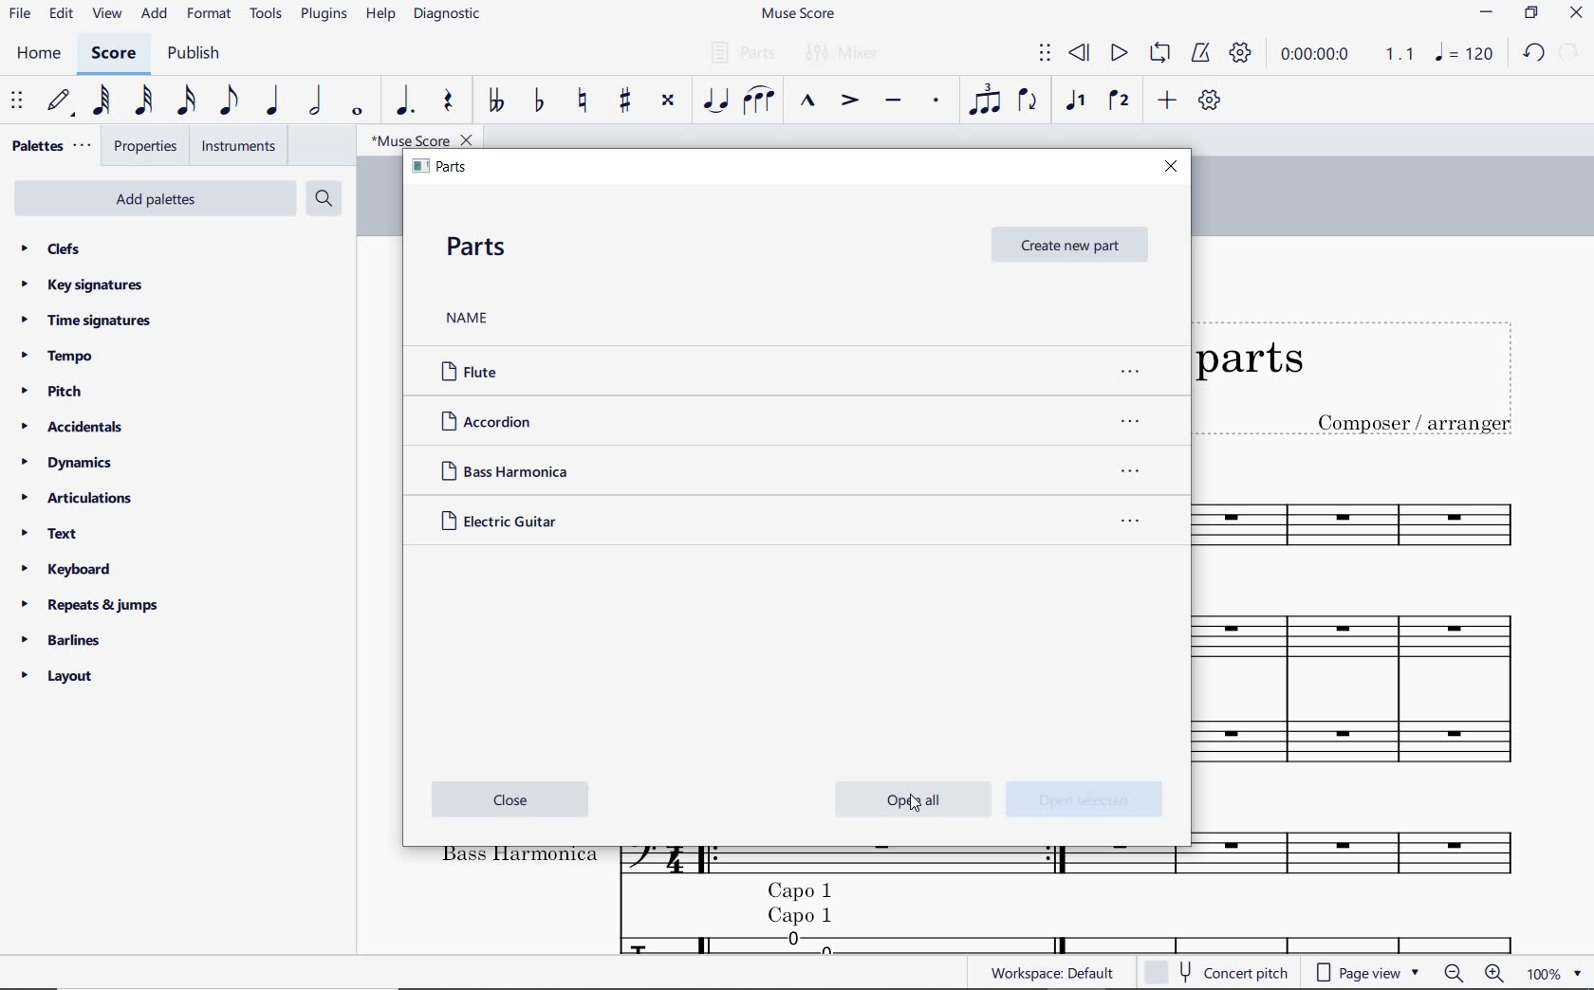  I want to click on view, so click(104, 15).